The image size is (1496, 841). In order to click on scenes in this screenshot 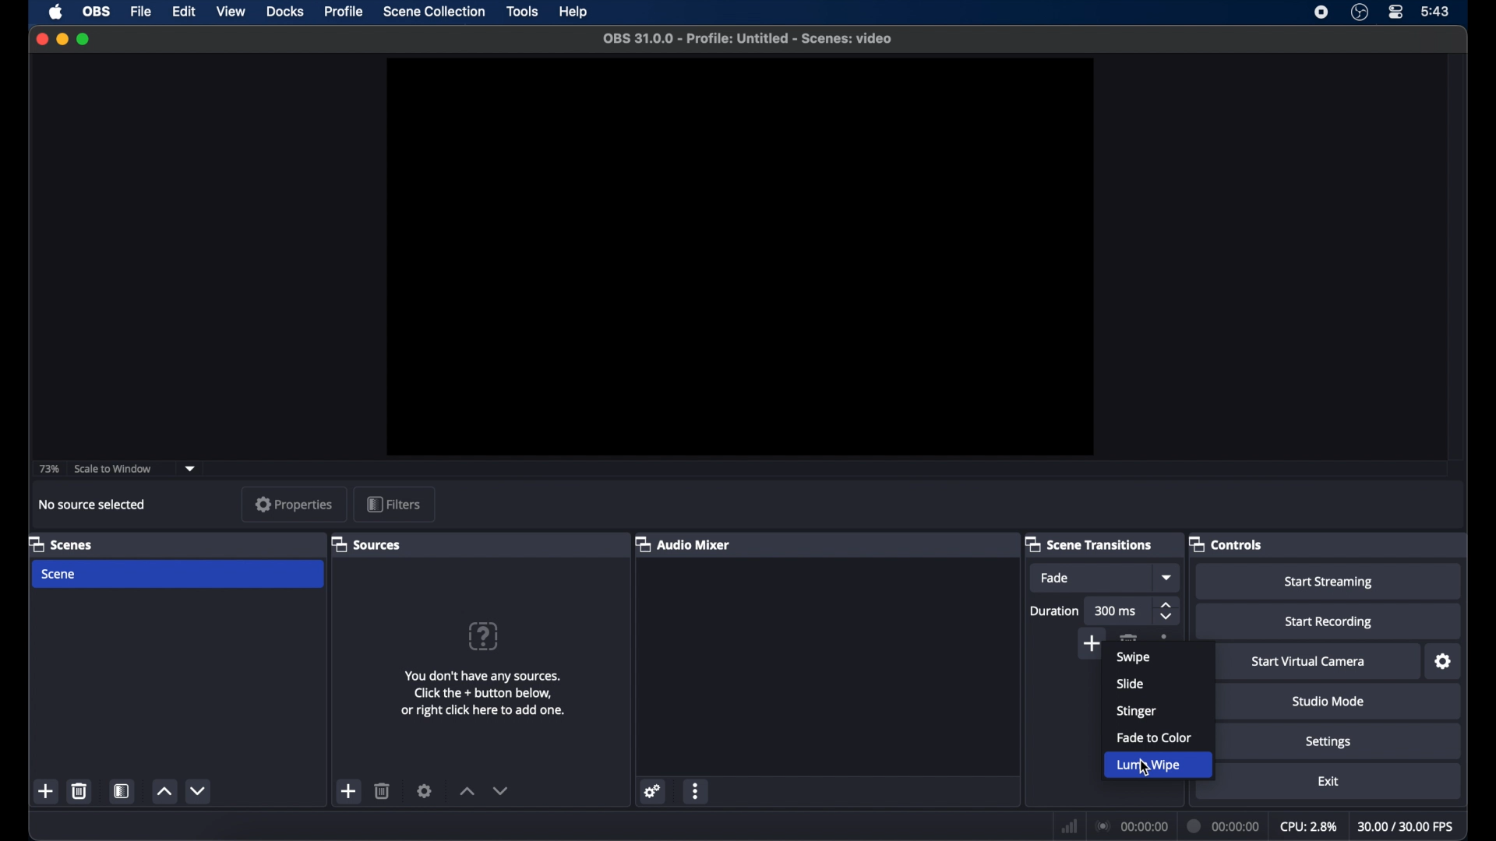, I will do `click(64, 544)`.